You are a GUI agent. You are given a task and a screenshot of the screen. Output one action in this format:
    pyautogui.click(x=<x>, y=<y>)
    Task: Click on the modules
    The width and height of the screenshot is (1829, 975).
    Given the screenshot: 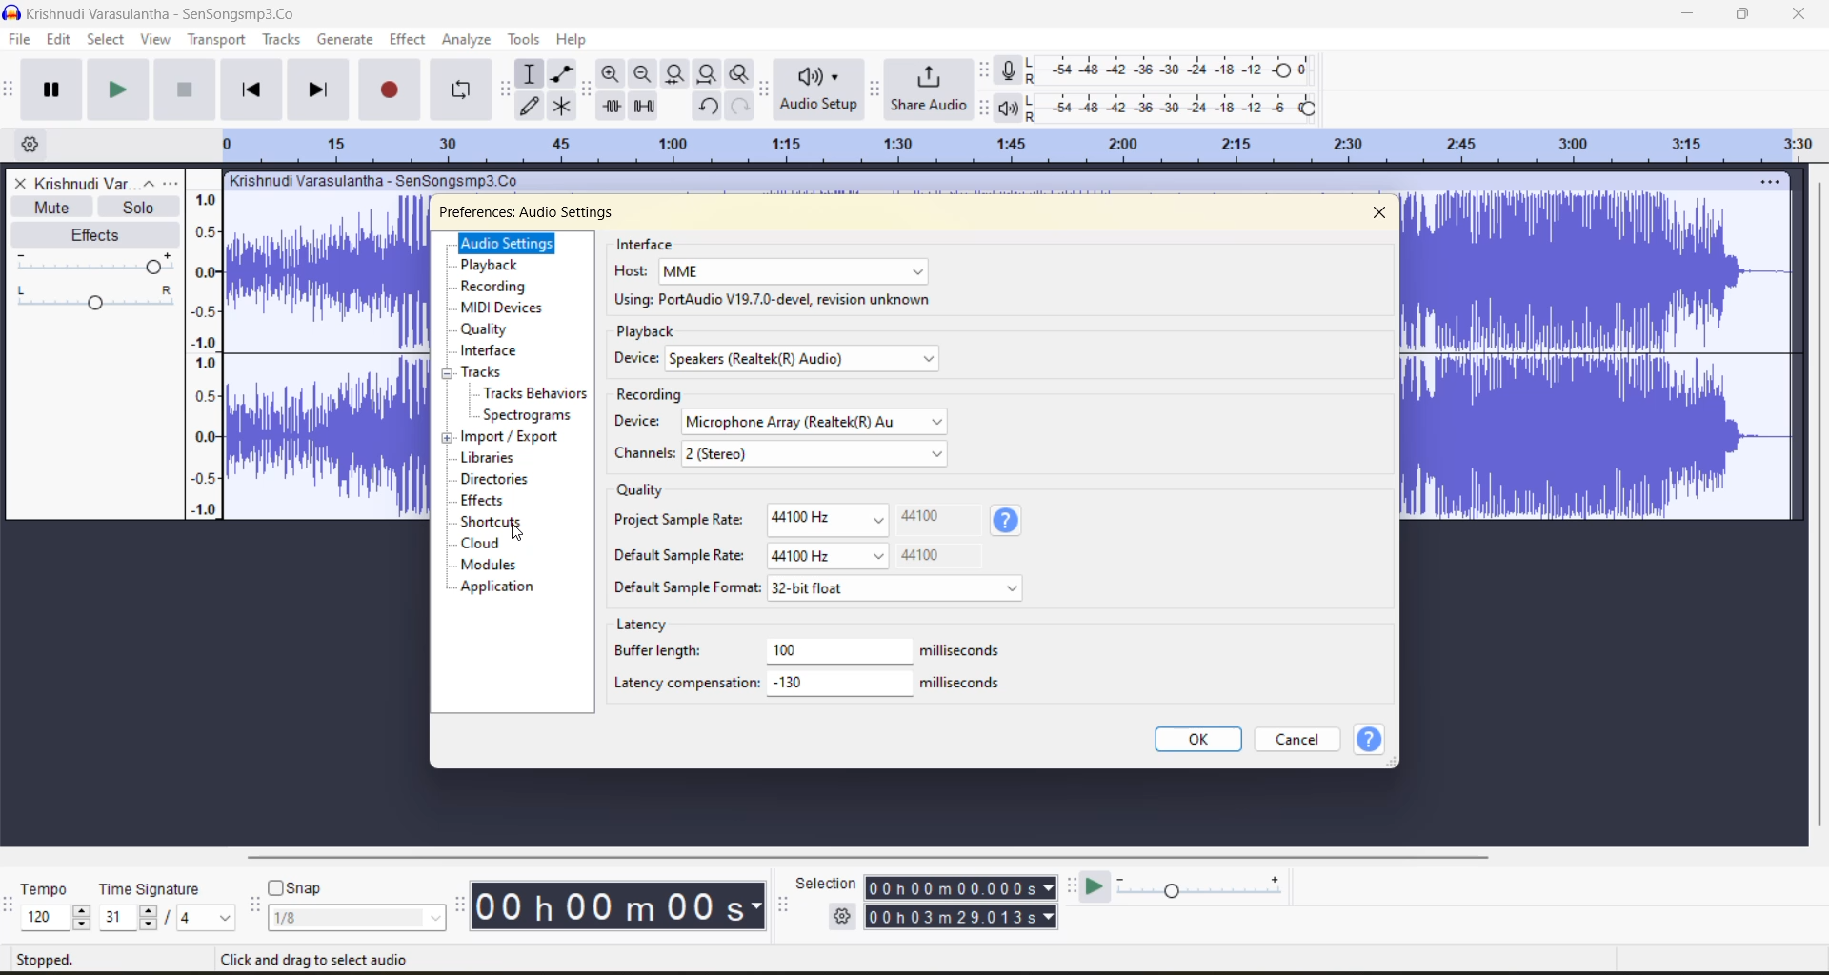 What is the action you would take?
    pyautogui.click(x=507, y=562)
    